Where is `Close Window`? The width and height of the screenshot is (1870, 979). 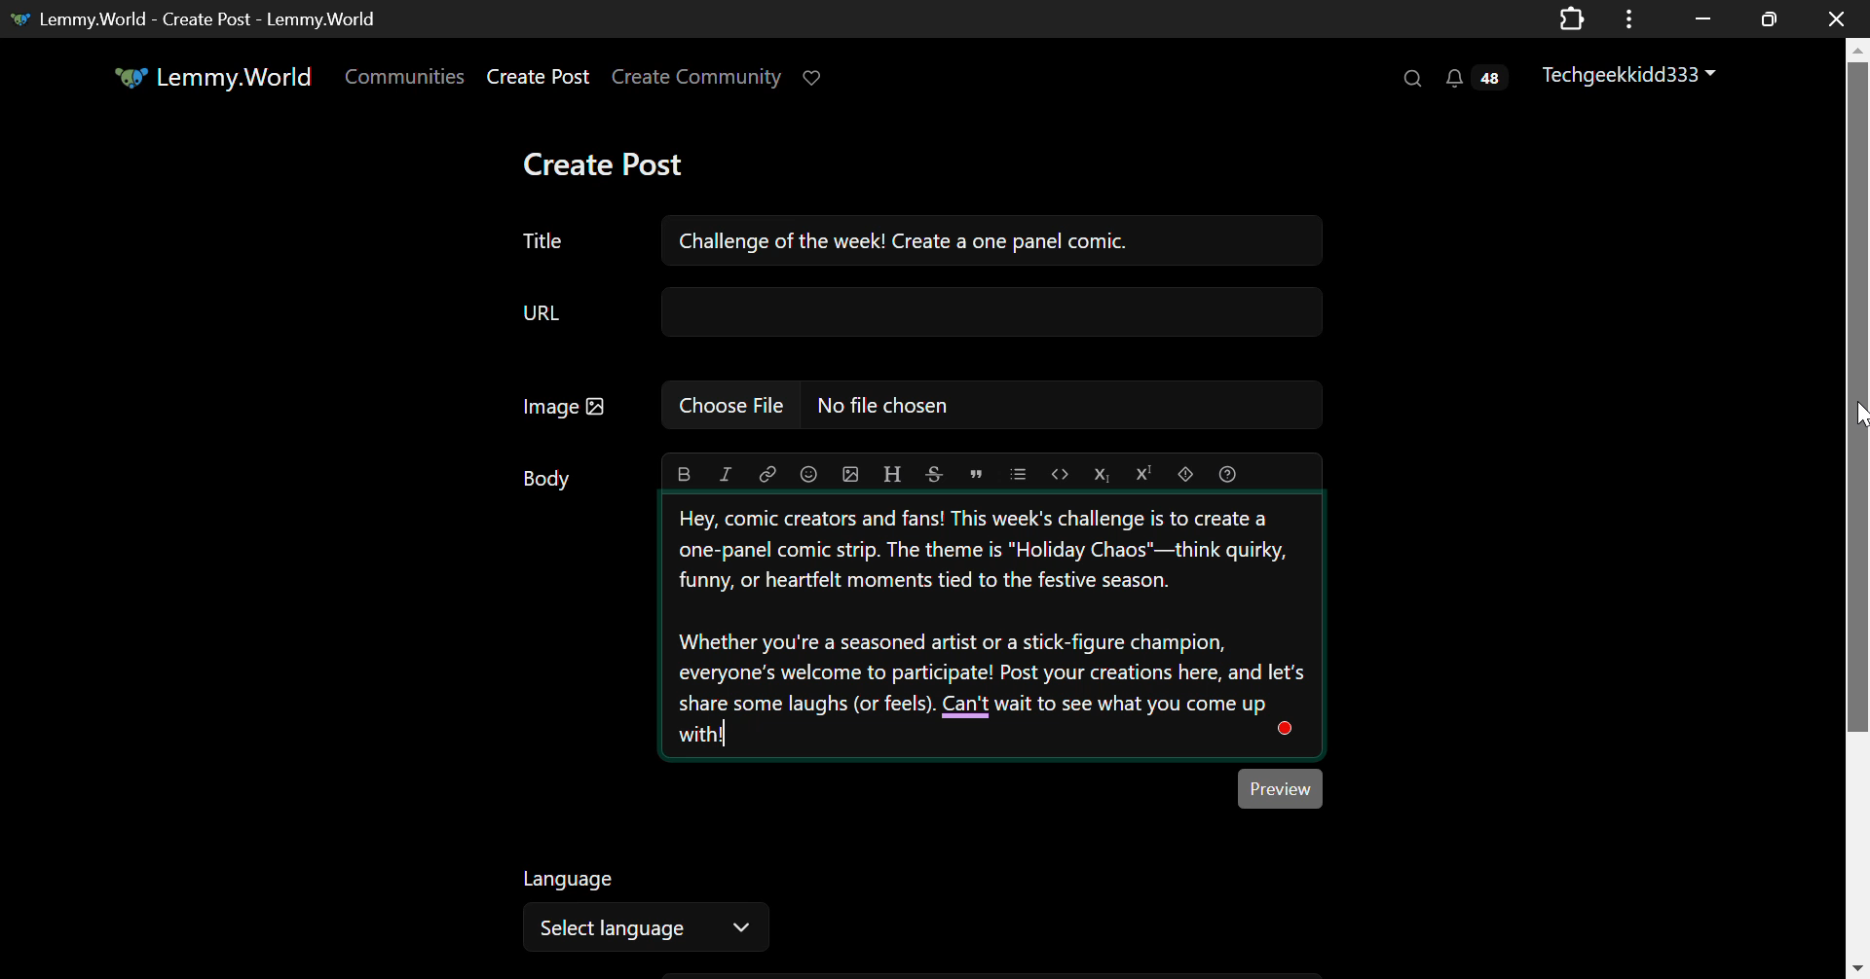
Close Window is located at coordinates (1831, 17).